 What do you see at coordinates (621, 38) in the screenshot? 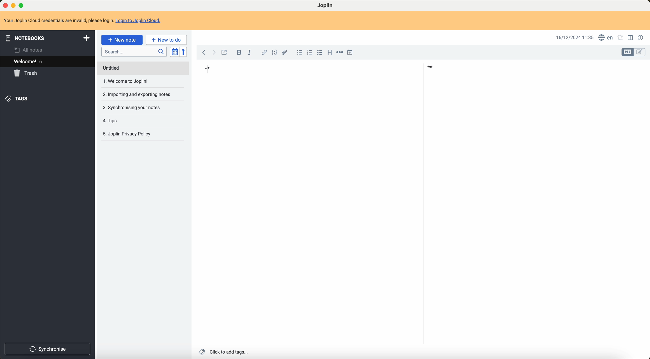
I see `set alarm` at bounding box center [621, 38].